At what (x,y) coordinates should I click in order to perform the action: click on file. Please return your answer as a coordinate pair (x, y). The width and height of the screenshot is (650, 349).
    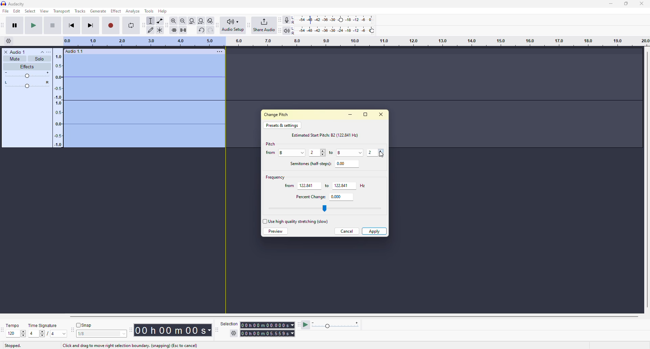
    Looking at the image, I should click on (5, 11).